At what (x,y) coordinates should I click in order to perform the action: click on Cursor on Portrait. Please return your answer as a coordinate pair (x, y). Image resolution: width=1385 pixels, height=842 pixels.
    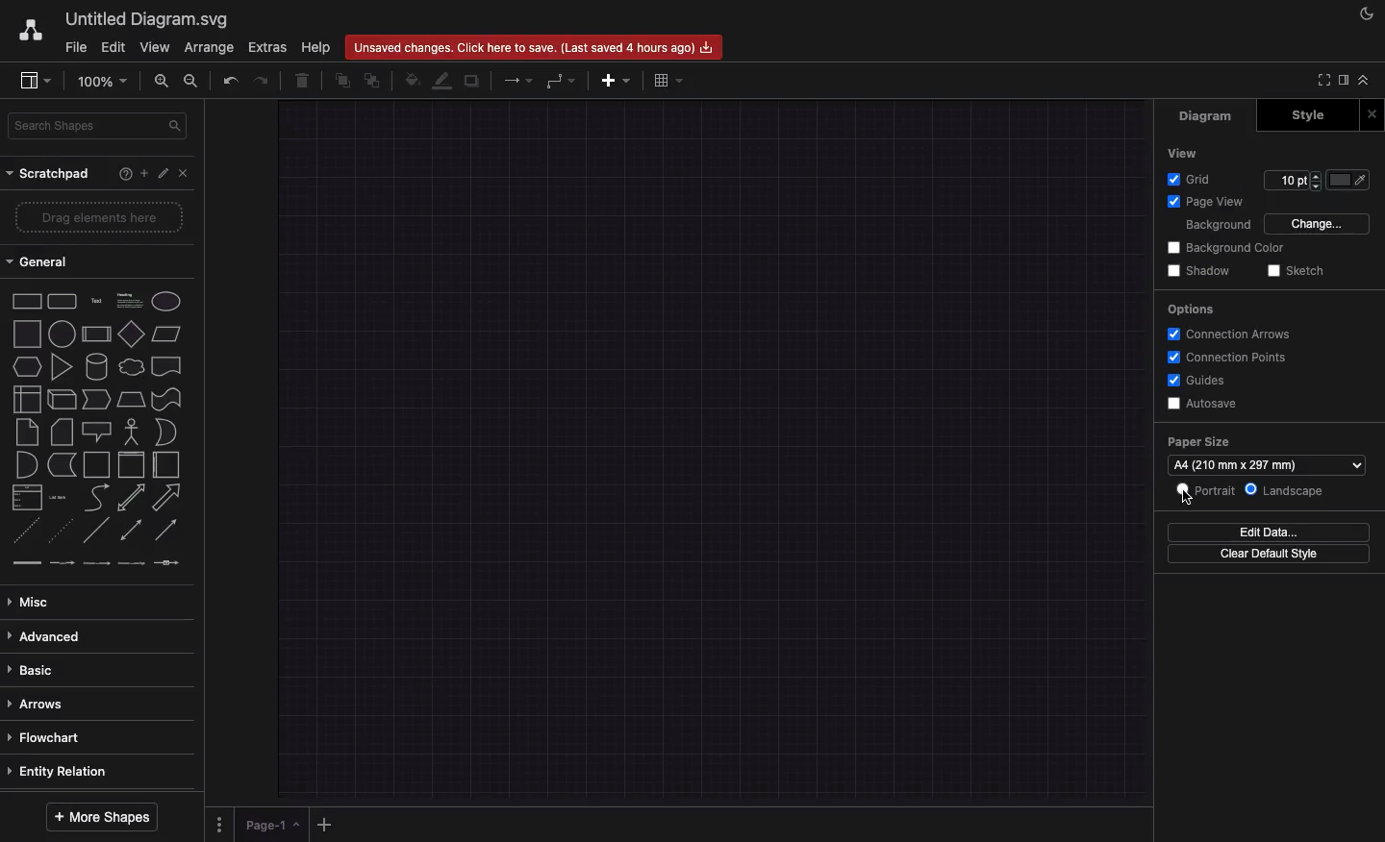
    Looking at the image, I should click on (1188, 499).